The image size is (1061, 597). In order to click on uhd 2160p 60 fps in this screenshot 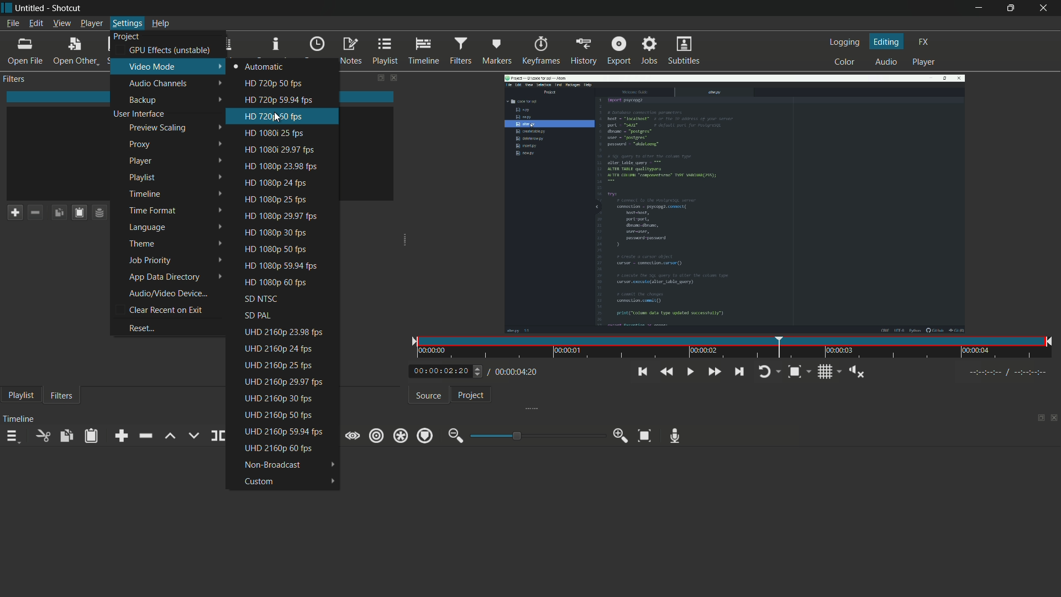, I will do `click(286, 448)`.